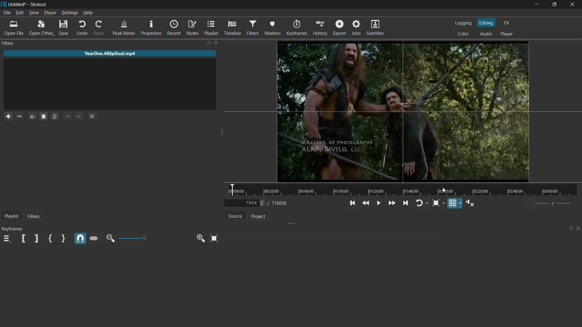 The height and width of the screenshot is (327, 582). Describe the element at coordinates (192, 28) in the screenshot. I see `notes` at that location.